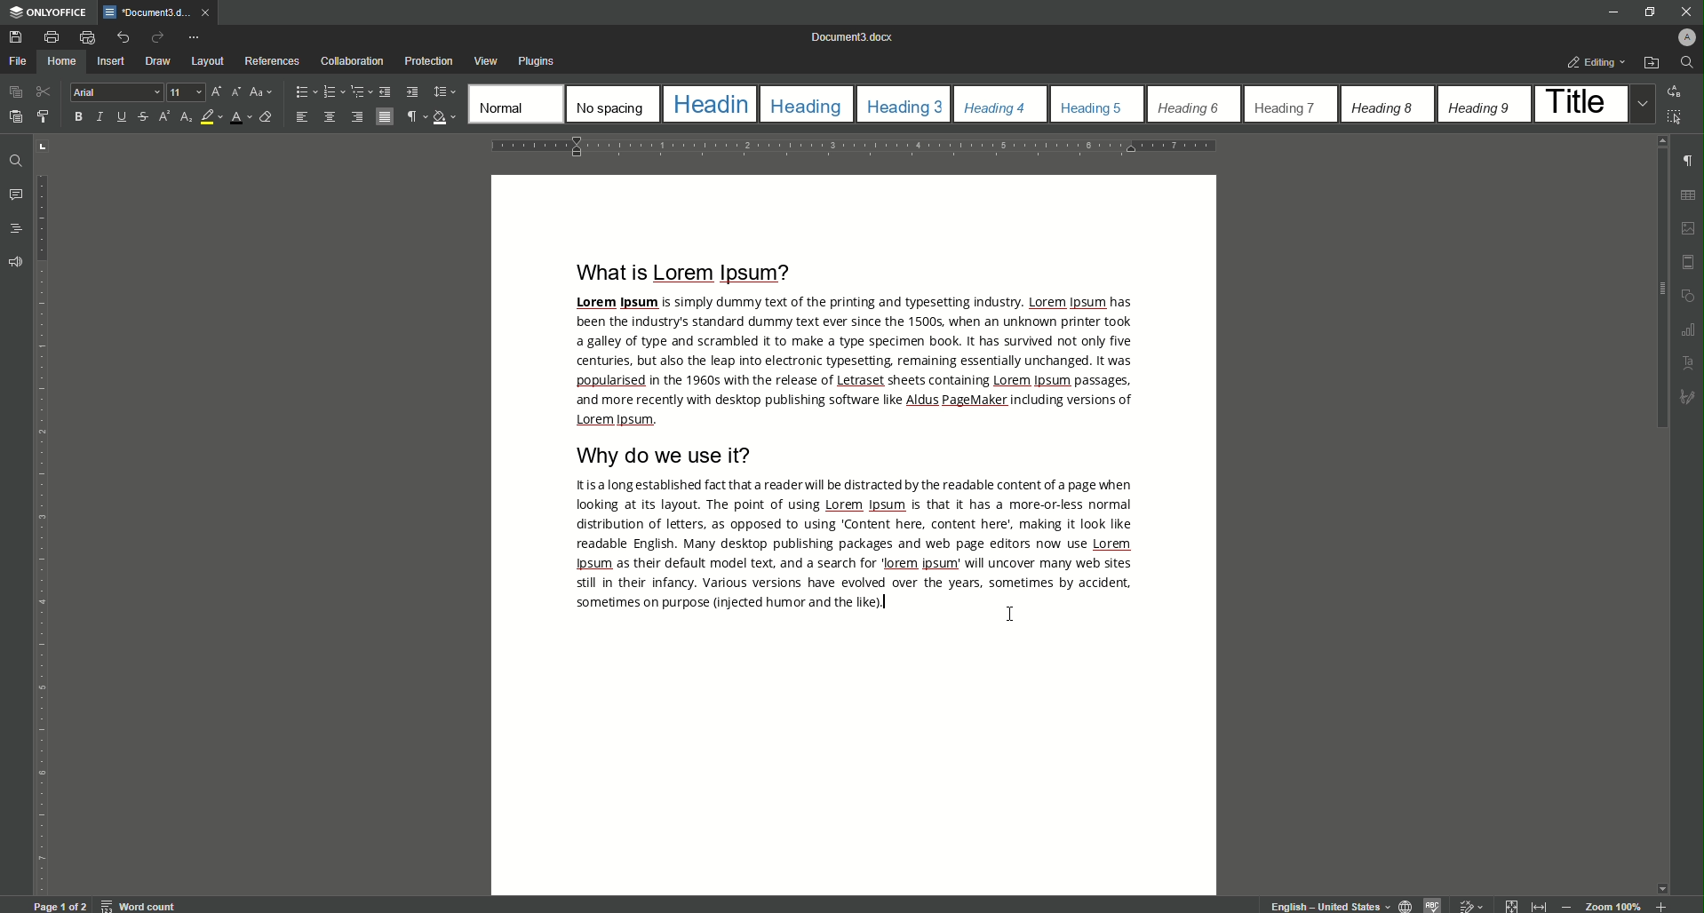  What do you see at coordinates (711, 105) in the screenshot?
I see `Heading` at bounding box center [711, 105].